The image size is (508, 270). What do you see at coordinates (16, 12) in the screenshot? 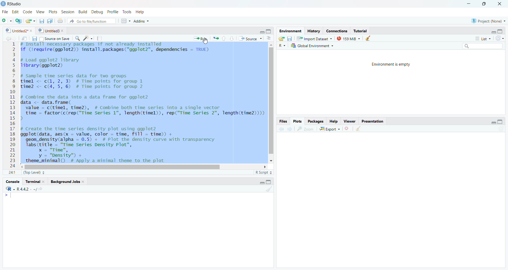
I see `Edit` at bounding box center [16, 12].